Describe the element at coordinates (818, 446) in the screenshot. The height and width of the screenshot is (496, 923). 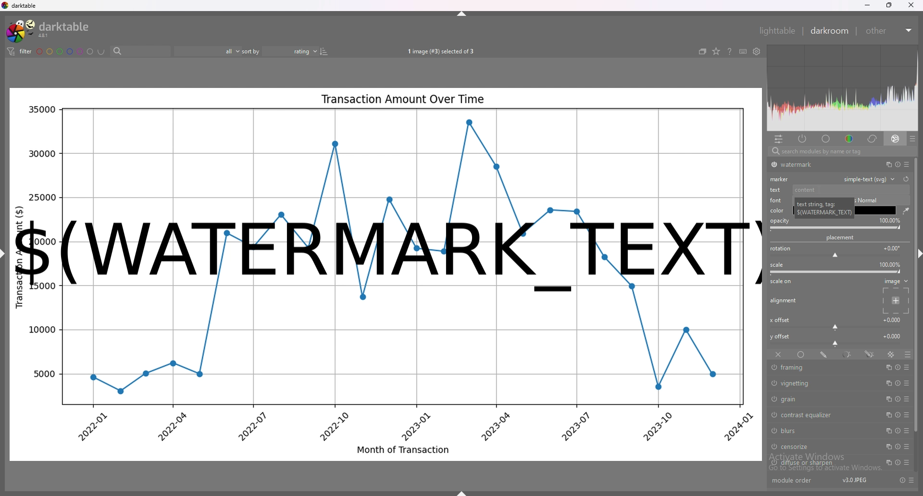
I see `censorize` at that location.